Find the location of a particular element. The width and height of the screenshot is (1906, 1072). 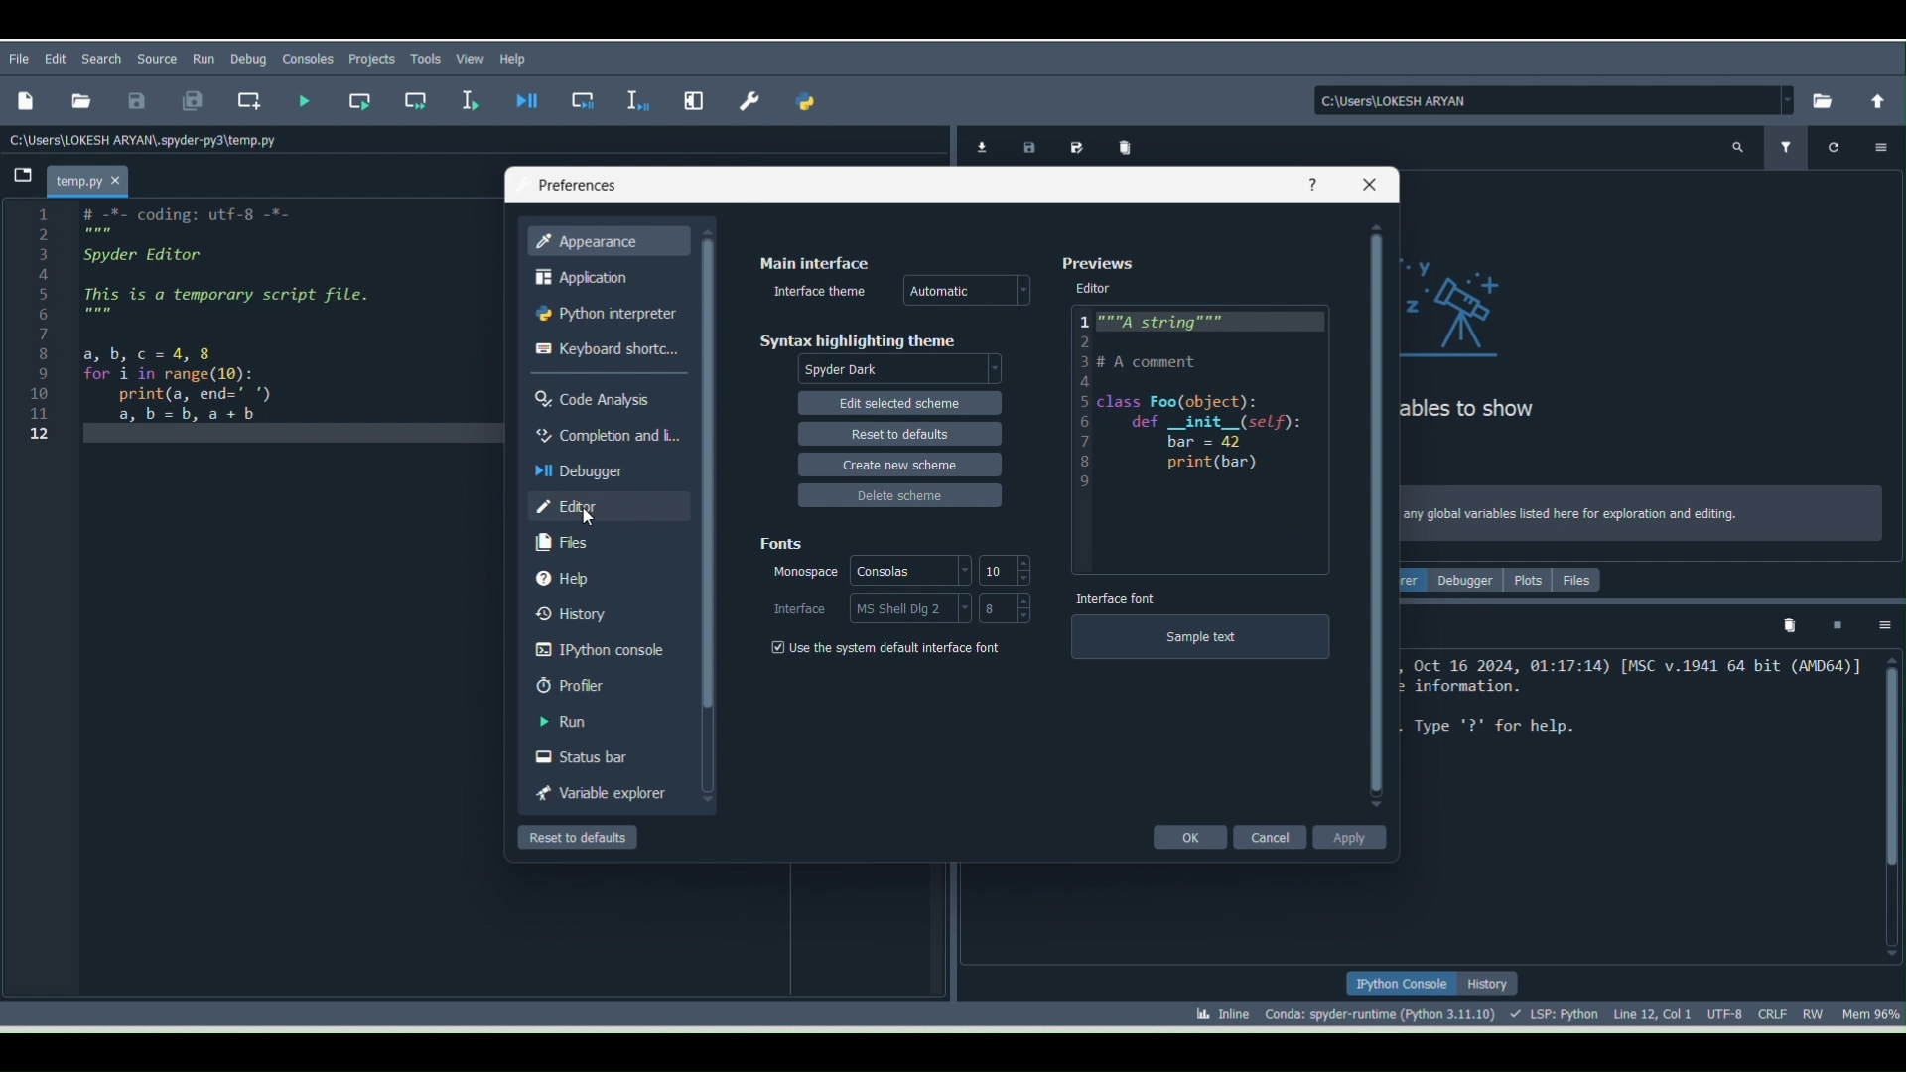

Run is located at coordinates (602, 722).